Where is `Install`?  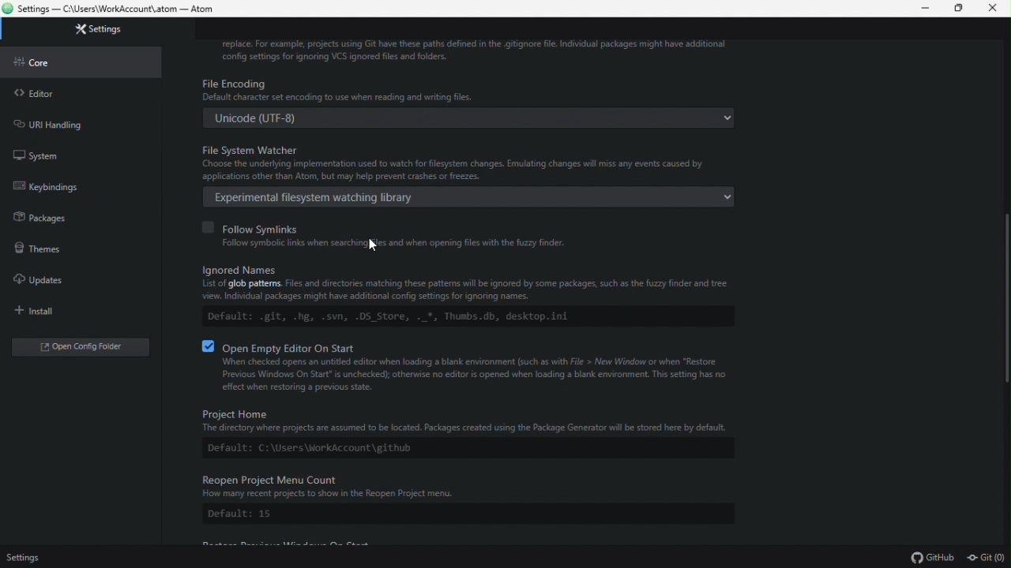 Install is located at coordinates (42, 311).